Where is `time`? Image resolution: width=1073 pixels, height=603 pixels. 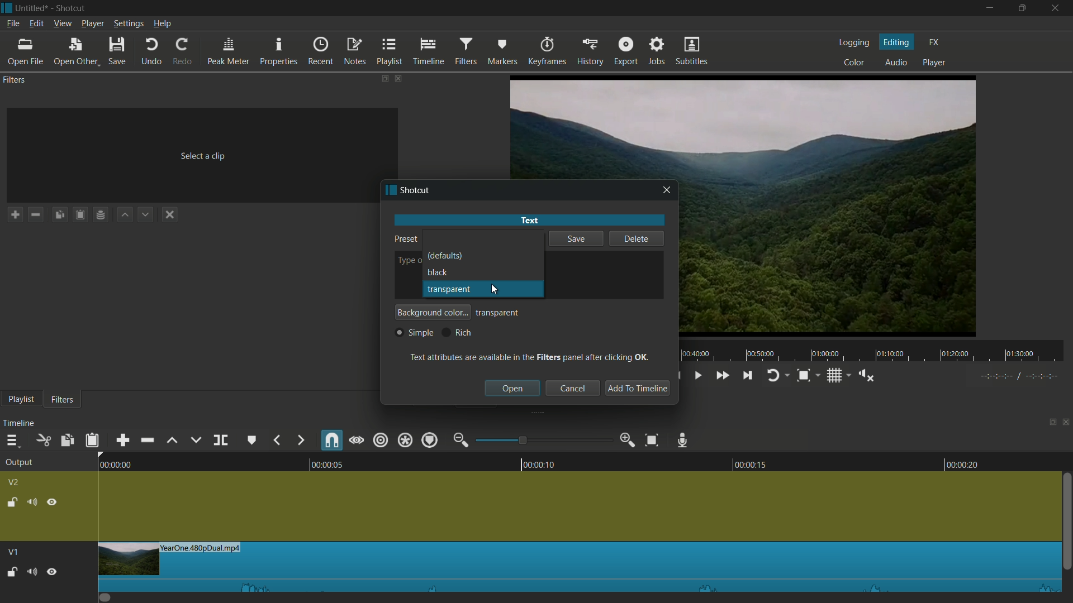 time is located at coordinates (876, 351).